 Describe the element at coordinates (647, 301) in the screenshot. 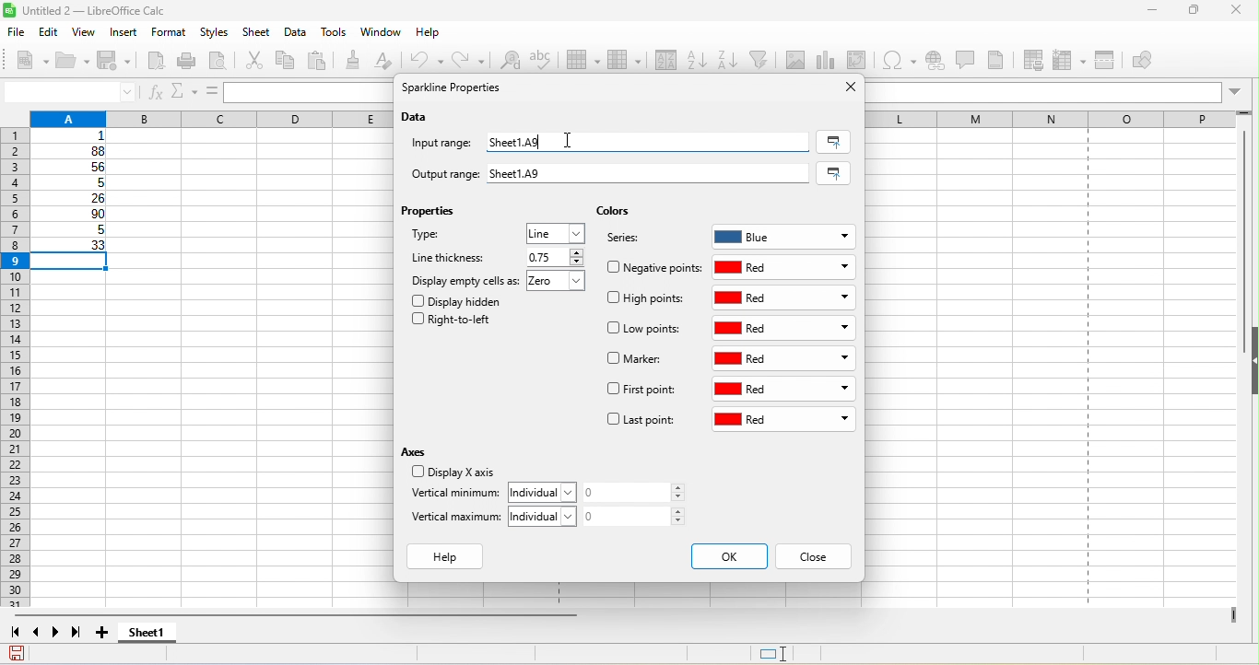

I see `high points` at that location.